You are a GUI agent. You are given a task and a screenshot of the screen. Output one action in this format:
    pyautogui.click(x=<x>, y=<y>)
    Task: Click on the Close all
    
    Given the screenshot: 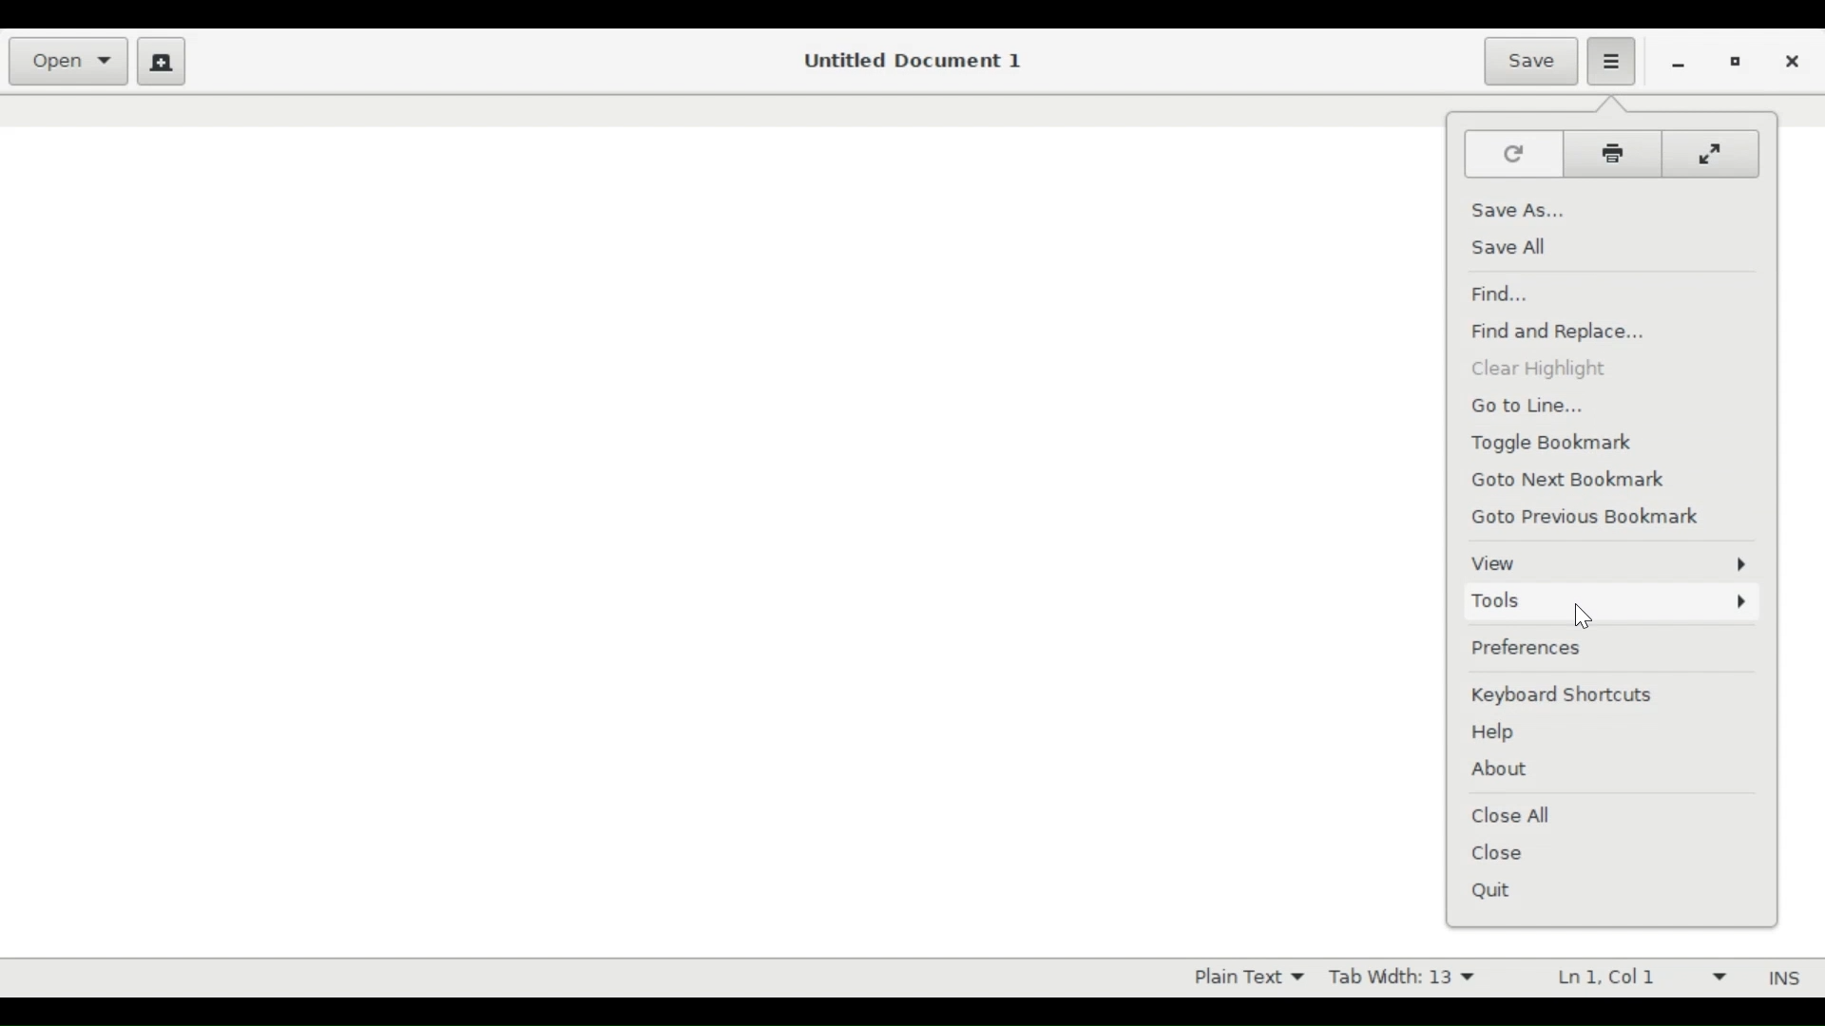 What is the action you would take?
    pyautogui.click(x=1516, y=814)
    